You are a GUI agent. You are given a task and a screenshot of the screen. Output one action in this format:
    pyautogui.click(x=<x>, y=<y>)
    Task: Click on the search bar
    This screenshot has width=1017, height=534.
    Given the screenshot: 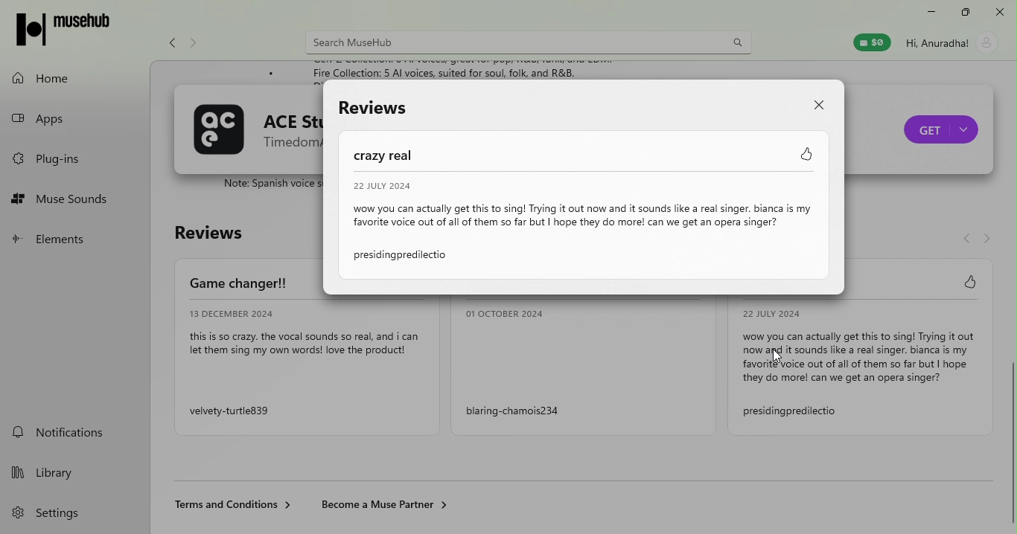 What is the action you would take?
    pyautogui.click(x=508, y=42)
    